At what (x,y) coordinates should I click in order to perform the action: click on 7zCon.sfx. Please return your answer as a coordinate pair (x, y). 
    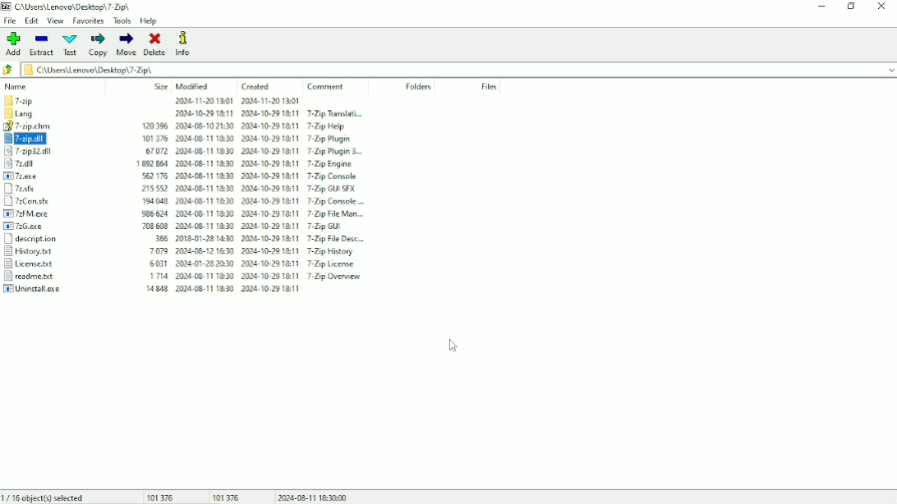
    Looking at the image, I should click on (36, 201).